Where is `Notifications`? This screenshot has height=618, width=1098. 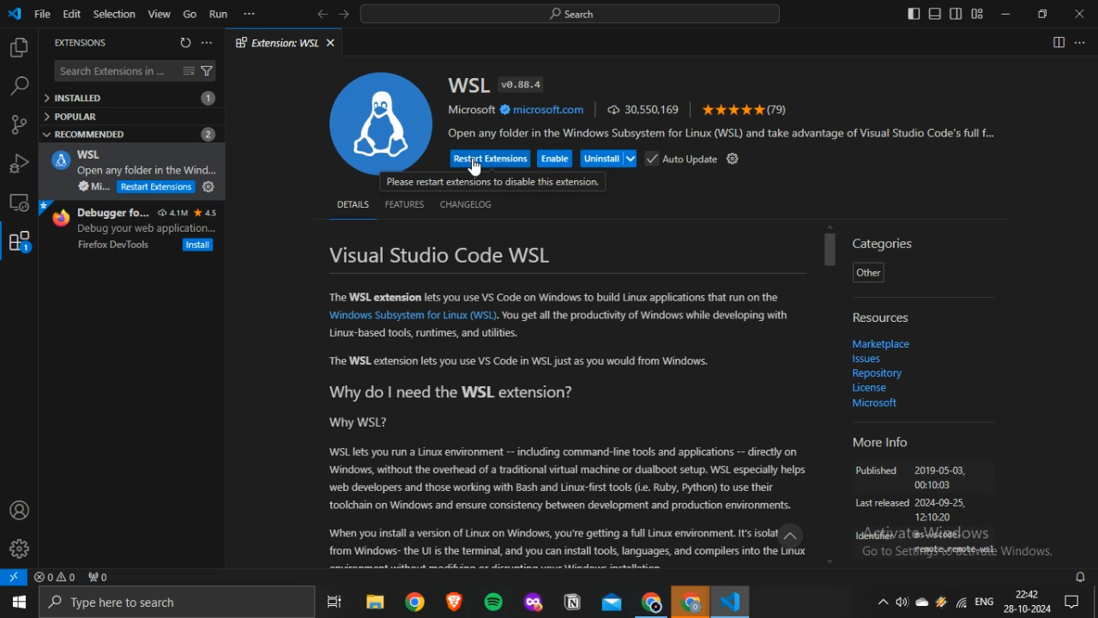
Notifications is located at coordinates (1073, 602).